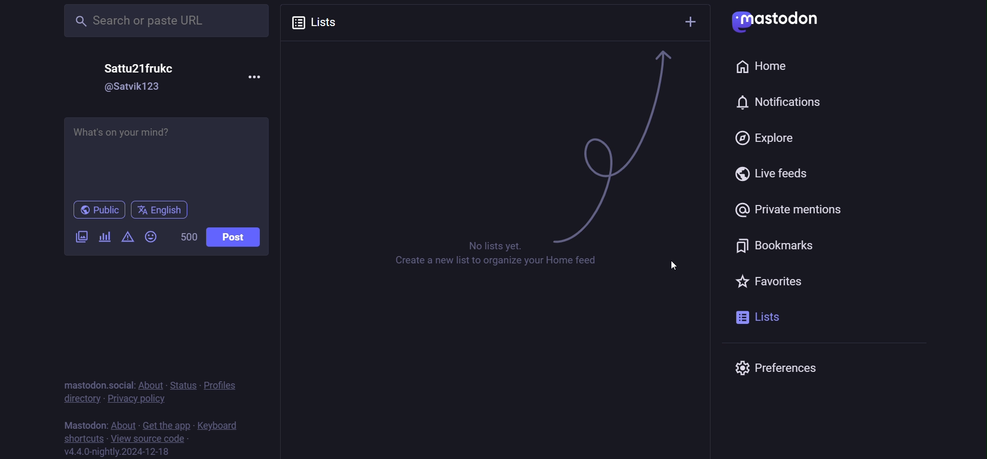 The image size is (987, 459). What do you see at coordinates (186, 236) in the screenshot?
I see `word limit` at bounding box center [186, 236].